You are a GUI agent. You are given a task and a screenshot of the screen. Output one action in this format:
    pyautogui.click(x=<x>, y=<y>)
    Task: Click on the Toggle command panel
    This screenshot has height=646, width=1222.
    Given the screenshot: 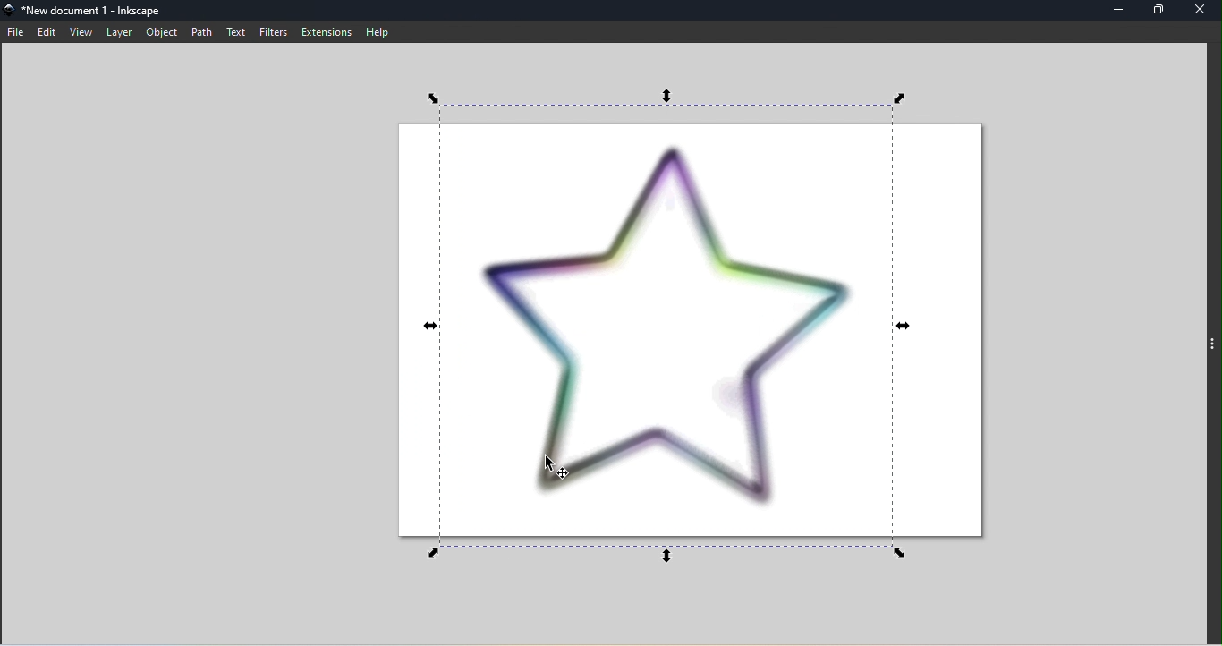 What is the action you would take?
    pyautogui.click(x=1214, y=346)
    